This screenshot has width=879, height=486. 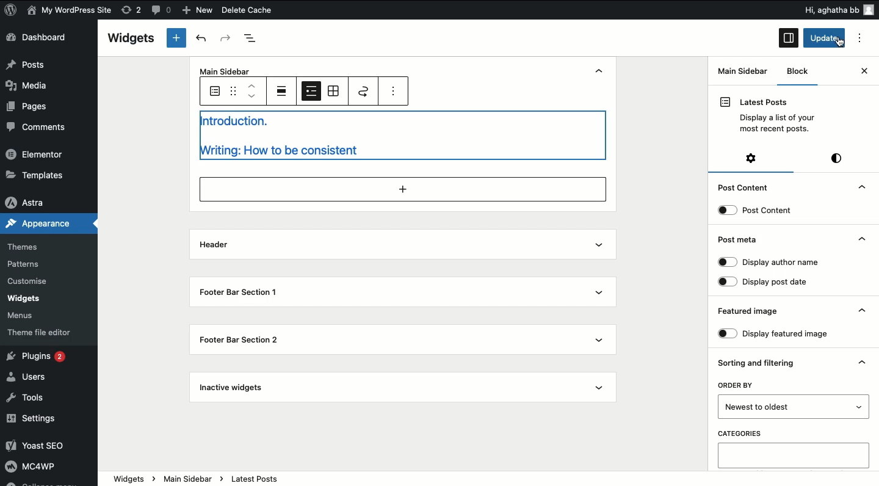 I want to click on ‘Menus, so click(x=24, y=314).